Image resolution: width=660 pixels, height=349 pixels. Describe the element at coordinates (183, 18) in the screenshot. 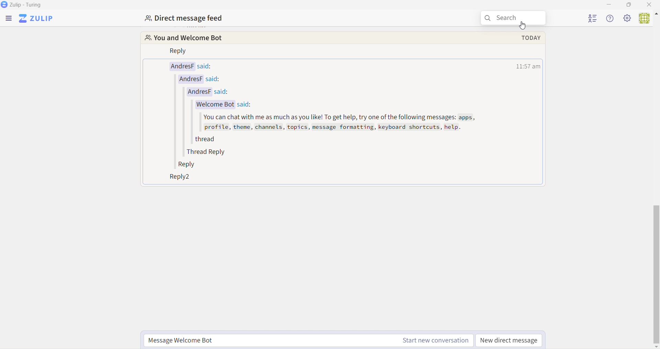

I see `Direct message Feed` at that location.